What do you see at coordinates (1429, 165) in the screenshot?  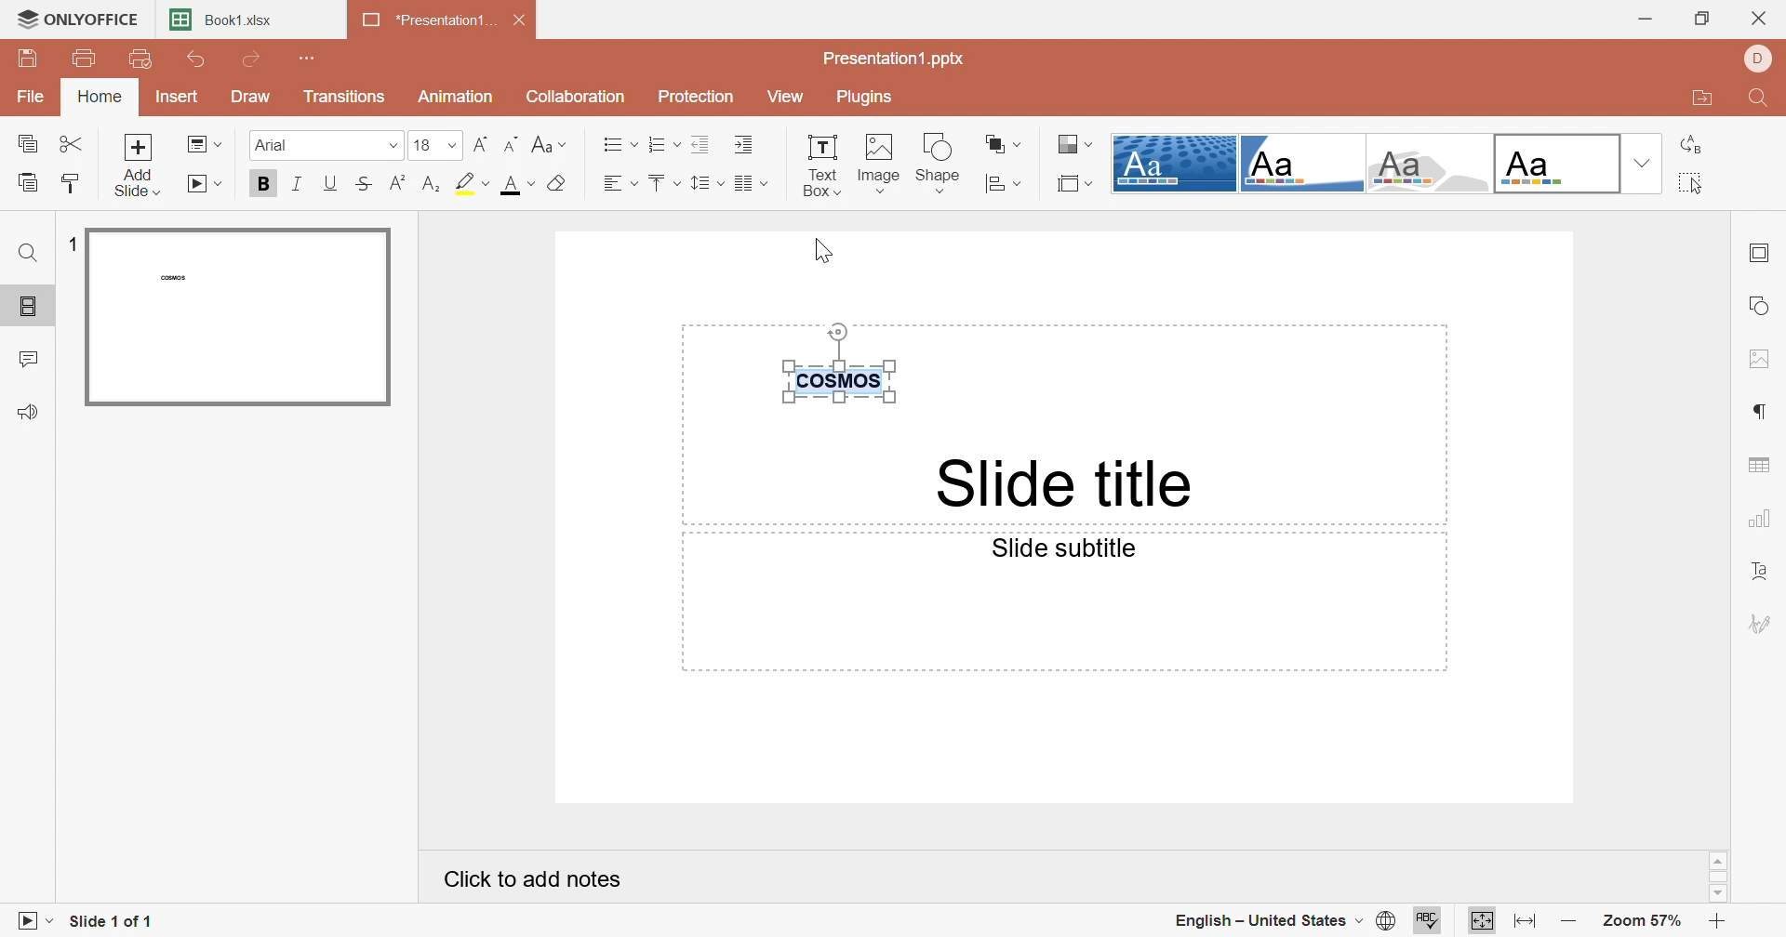 I see `Turtle` at bounding box center [1429, 165].